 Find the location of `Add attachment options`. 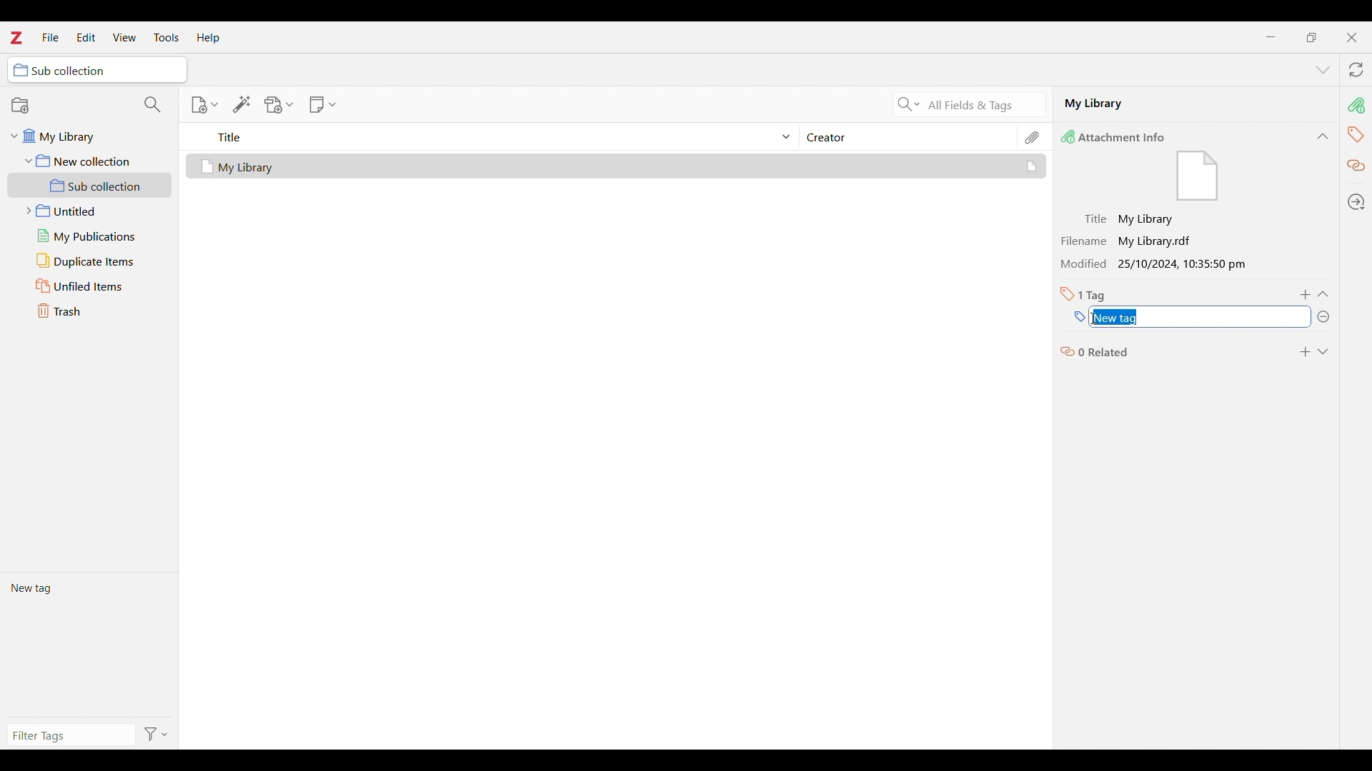

Add attachment options is located at coordinates (279, 105).